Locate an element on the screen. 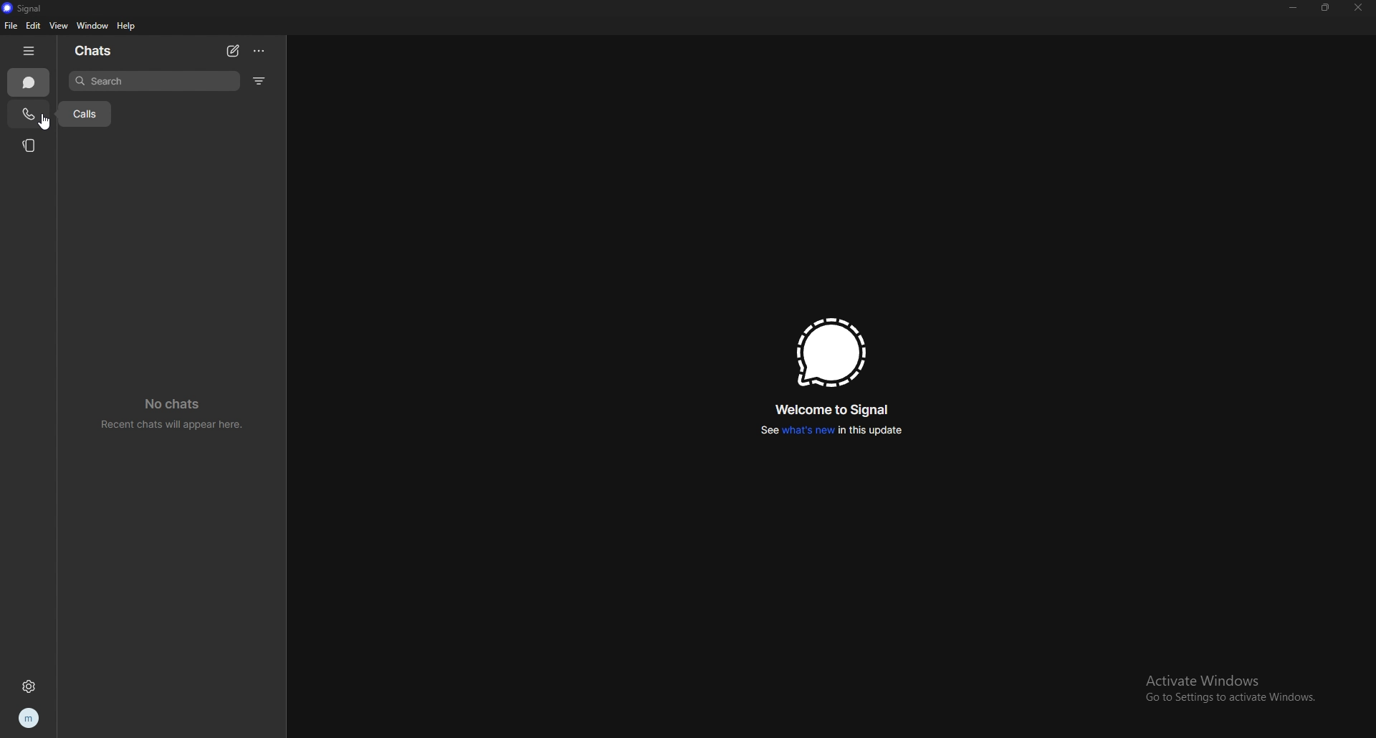  chats is located at coordinates (29, 82).